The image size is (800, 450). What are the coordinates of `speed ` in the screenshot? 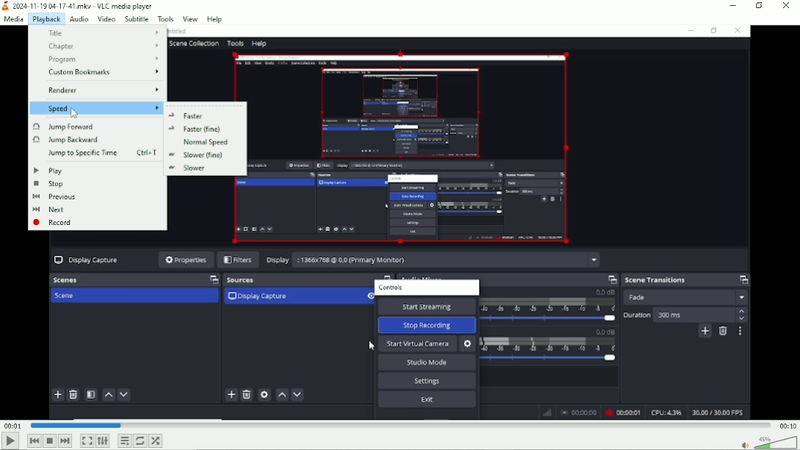 It's located at (95, 107).